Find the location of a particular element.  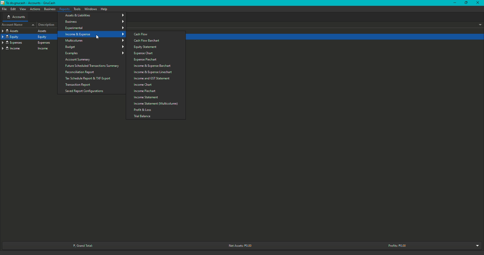

Income Piechart is located at coordinates (146, 91).